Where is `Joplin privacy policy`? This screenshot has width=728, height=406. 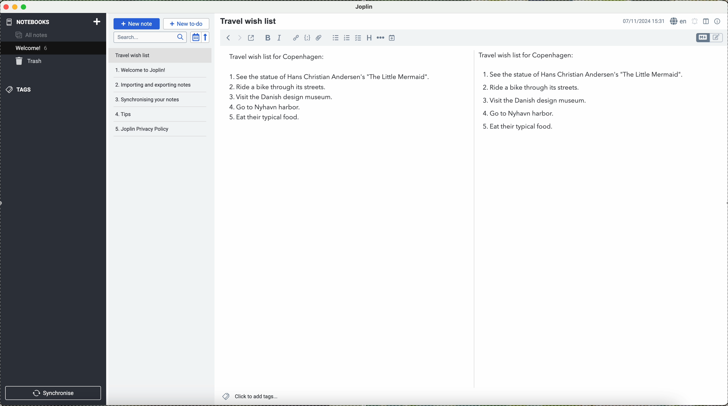 Joplin privacy policy is located at coordinates (158, 130).